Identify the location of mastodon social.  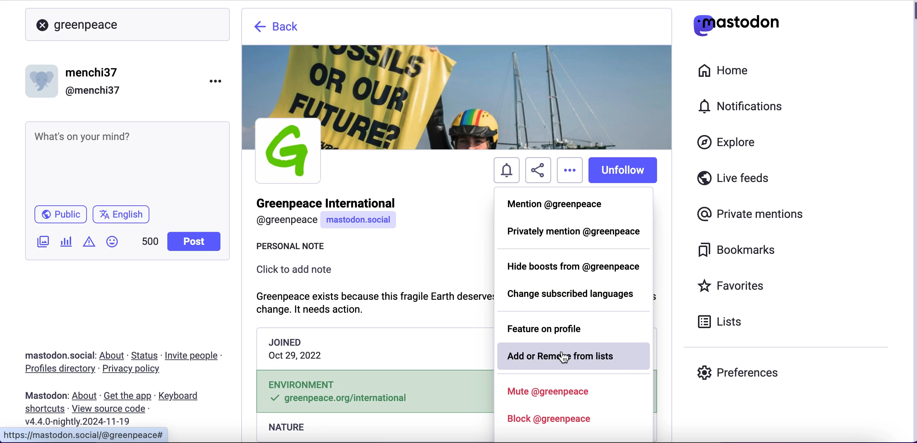
(50, 356).